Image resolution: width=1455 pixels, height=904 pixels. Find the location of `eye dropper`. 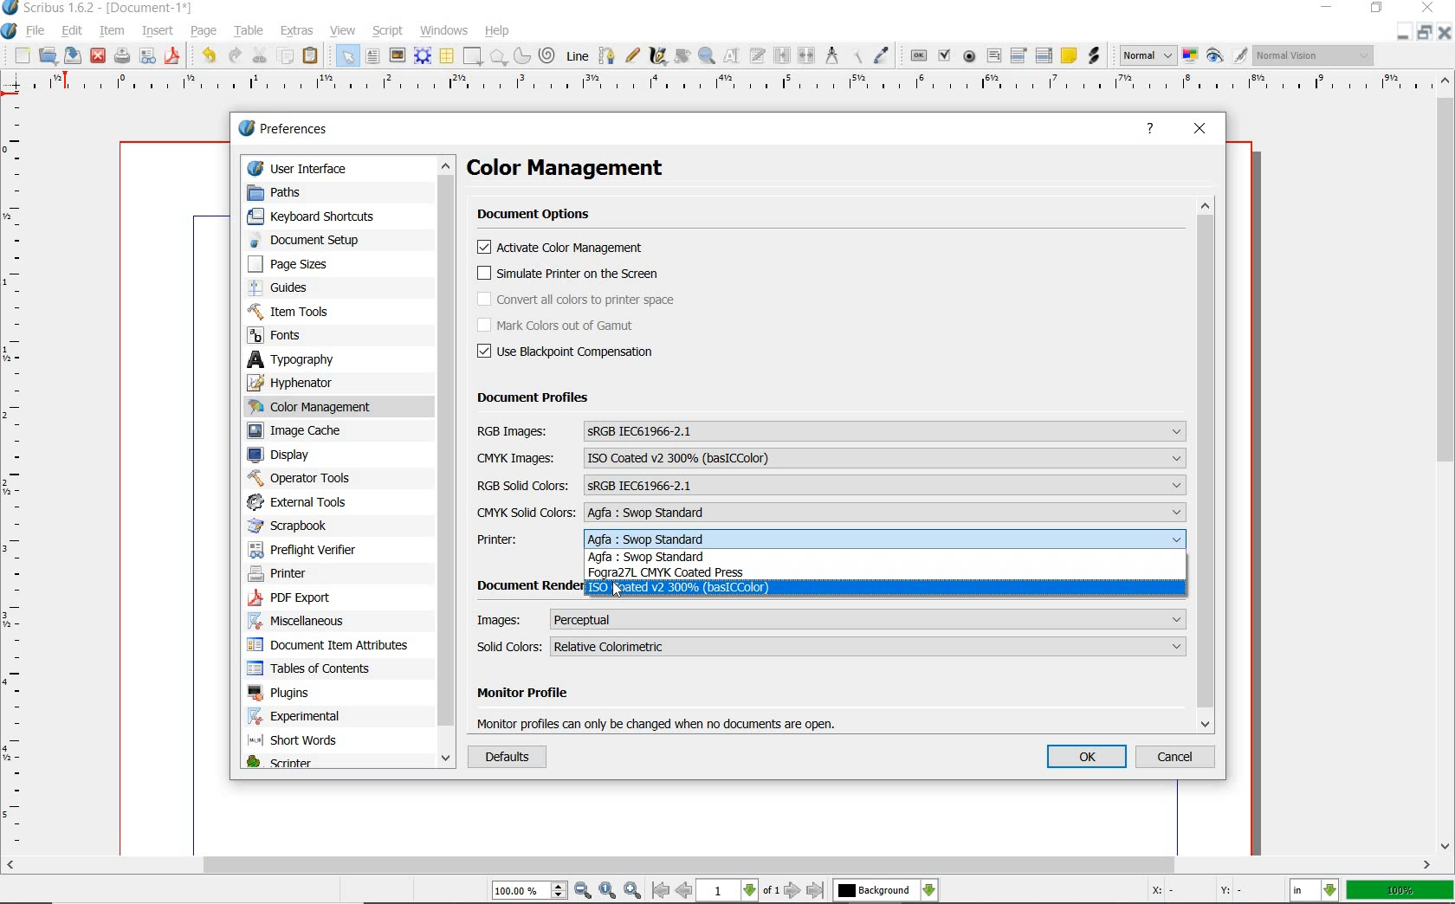

eye dropper is located at coordinates (883, 55).